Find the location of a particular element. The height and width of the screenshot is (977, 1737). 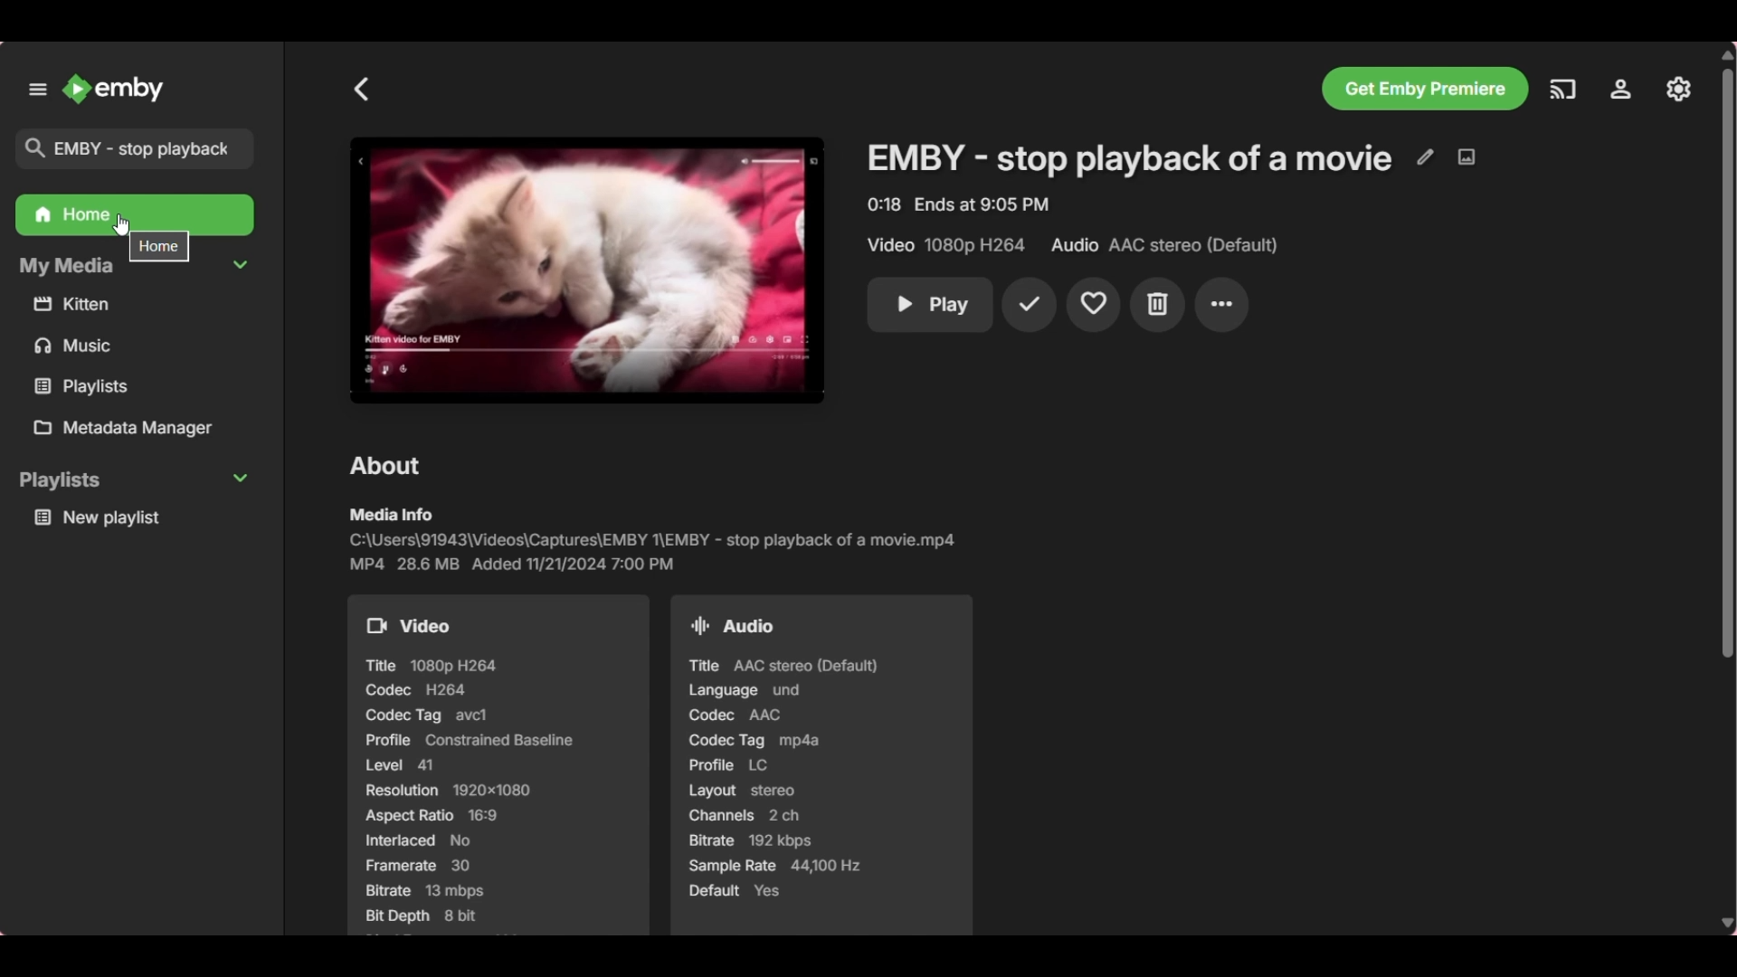

Delete is located at coordinates (1159, 305).